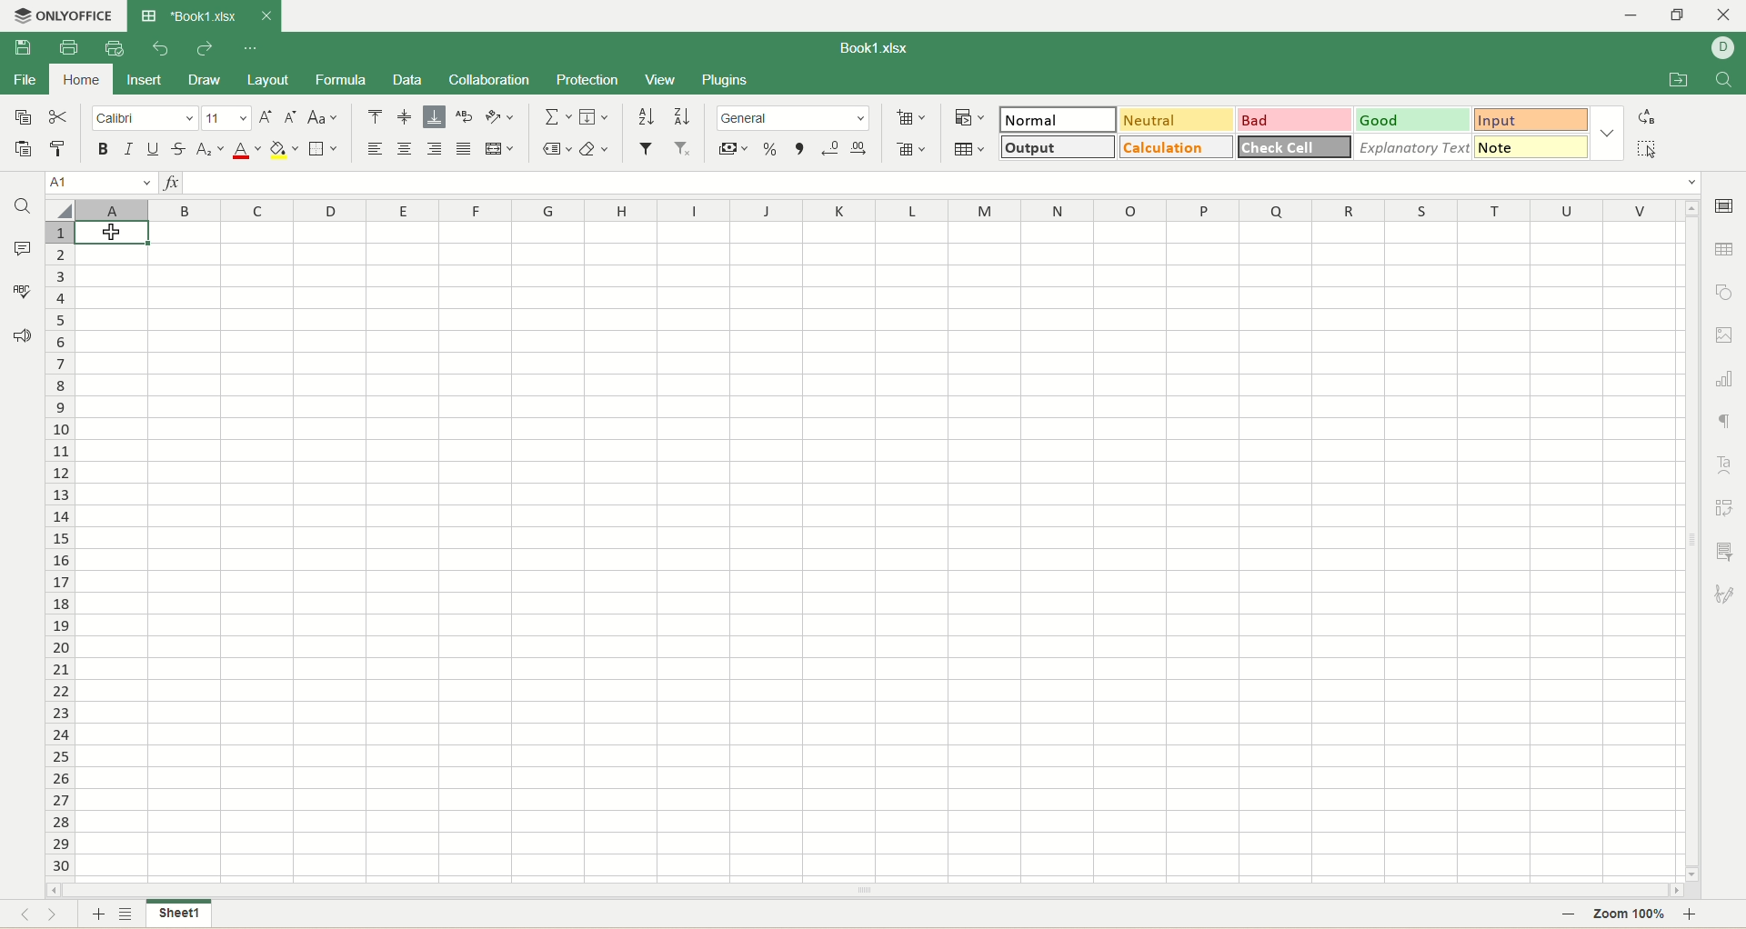 The height and width of the screenshot is (929, 1746). Describe the element at coordinates (646, 116) in the screenshot. I see `sort ascending` at that location.